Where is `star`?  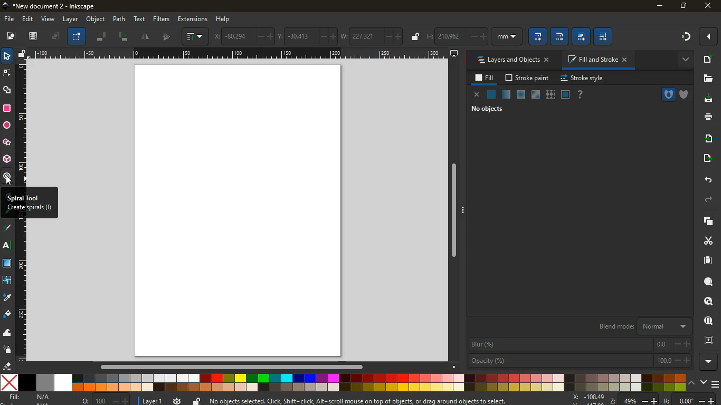
star is located at coordinates (6, 142).